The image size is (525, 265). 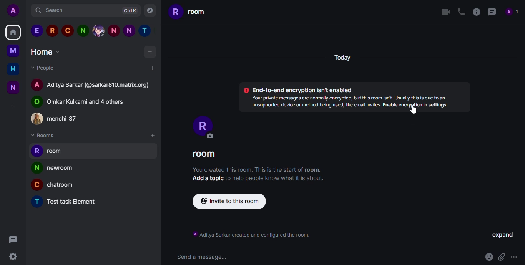 What do you see at coordinates (36, 168) in the screenshot?
I see `profile` at bounding box center [36, 168].